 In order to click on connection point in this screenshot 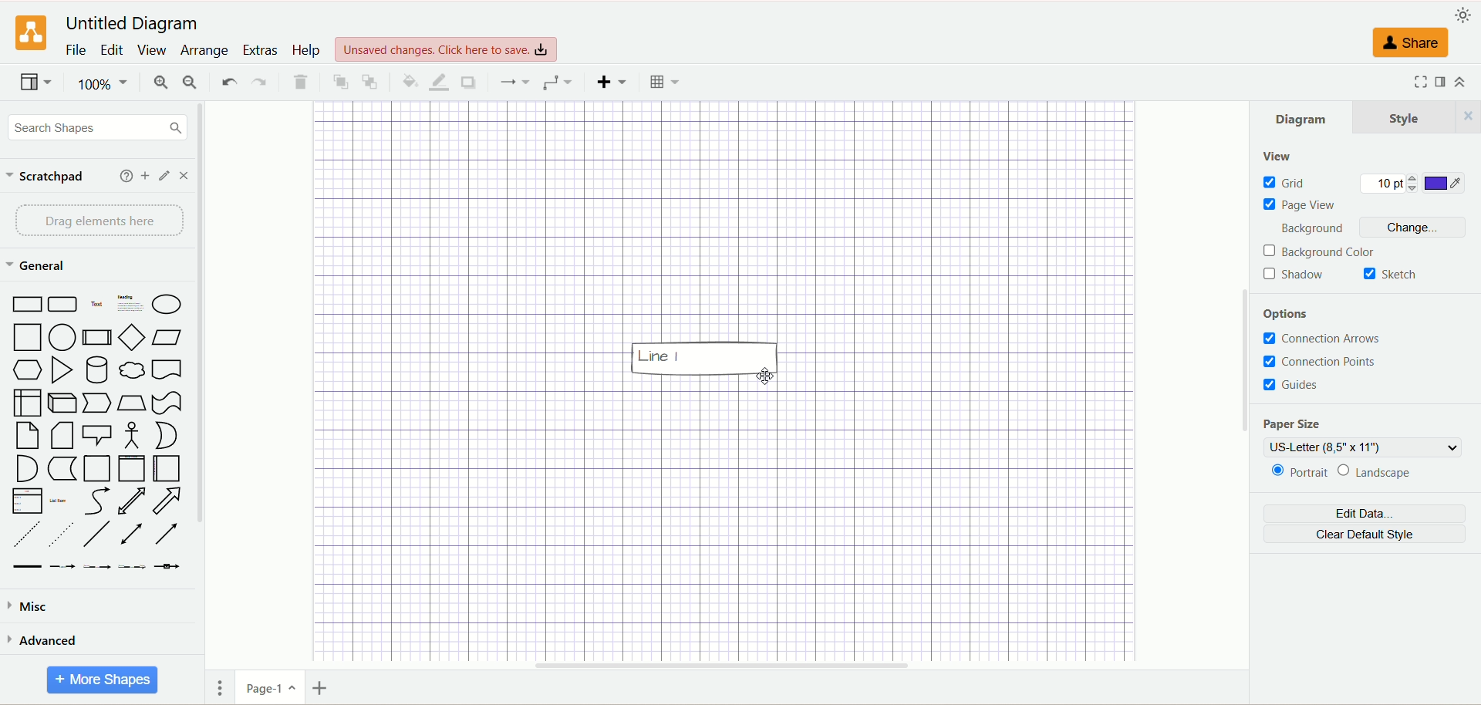, I will do `click(1322, 363)`.